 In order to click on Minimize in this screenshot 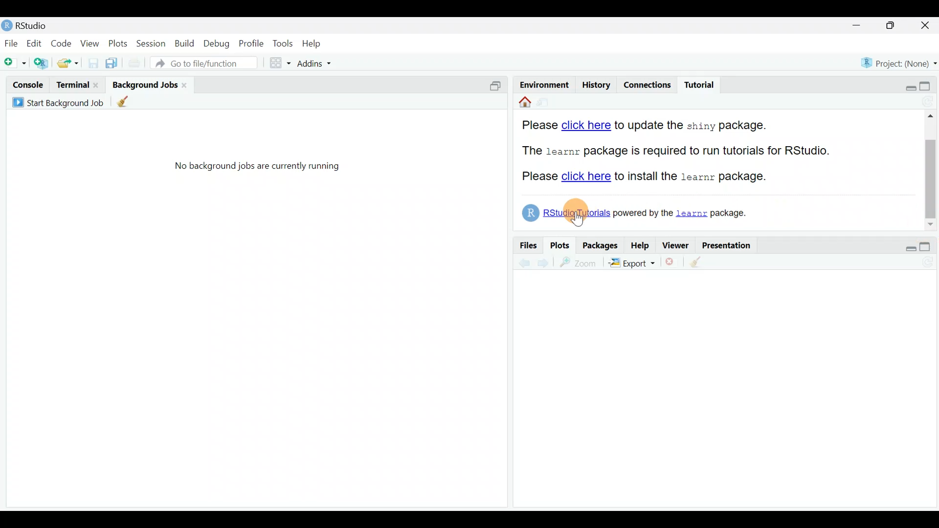, I will do `click(859, 25)`.